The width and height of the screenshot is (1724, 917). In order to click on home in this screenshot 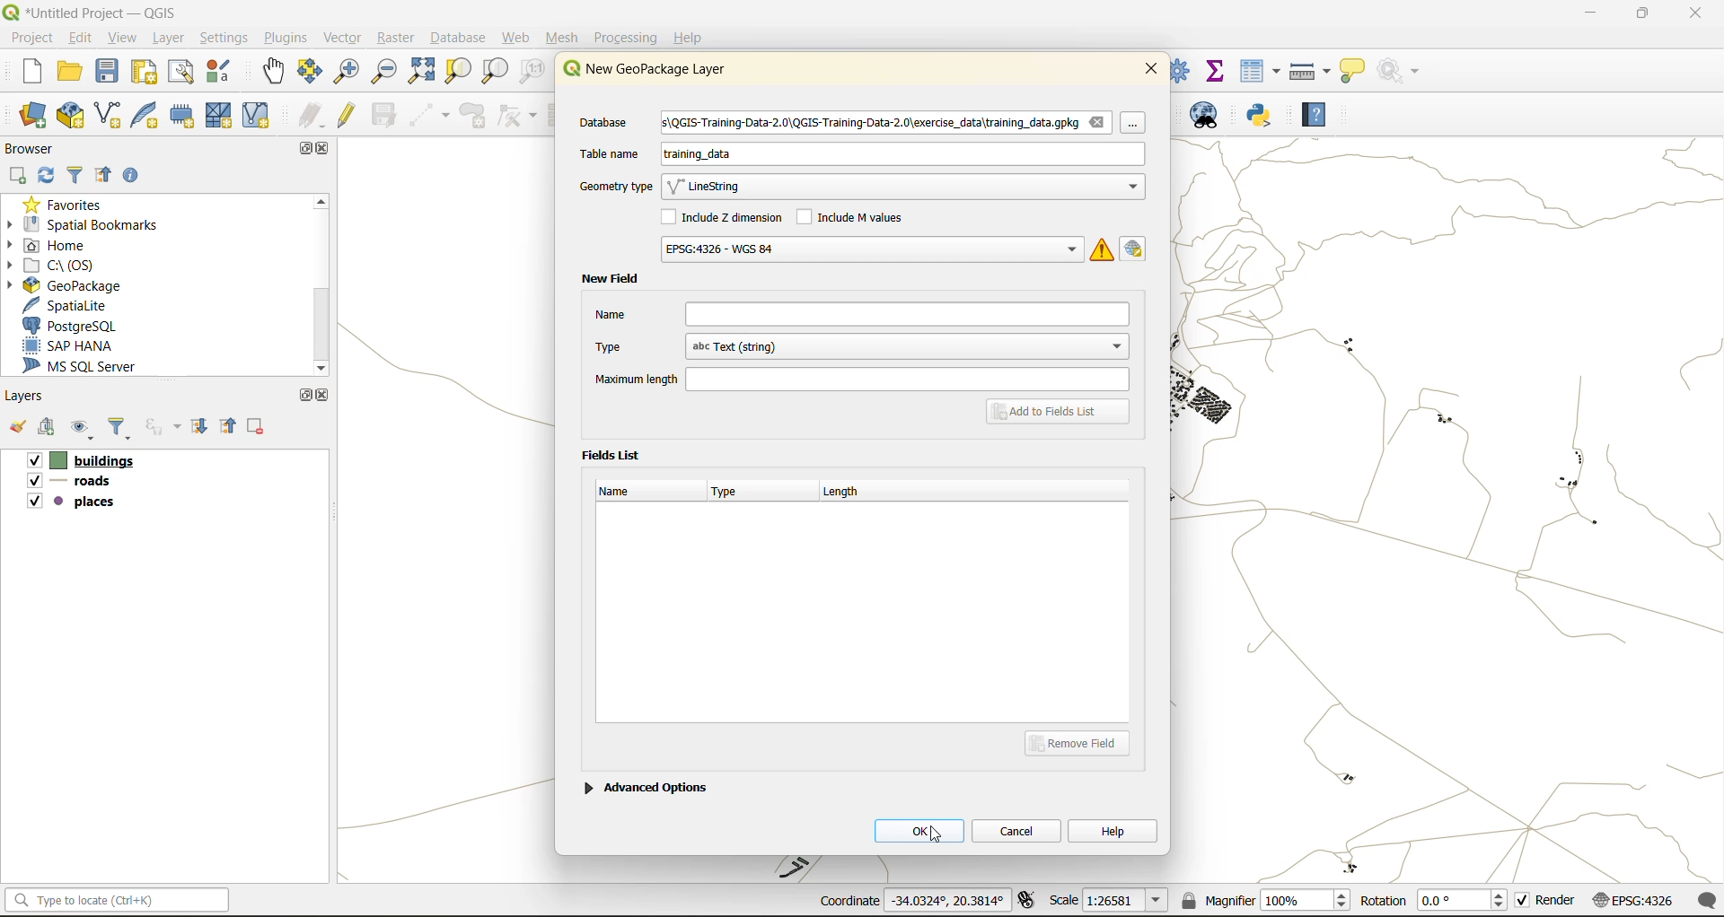, I will do `click(54, 245)`.